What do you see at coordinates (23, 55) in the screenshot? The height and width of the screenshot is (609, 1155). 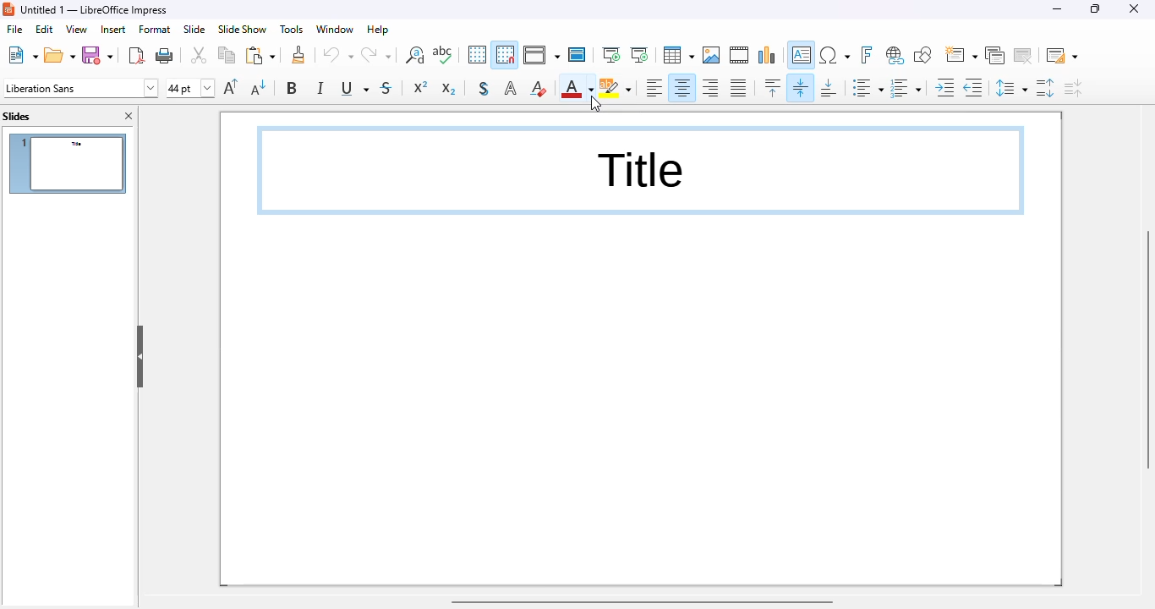 I see `new` at bounding box center [23, 55].